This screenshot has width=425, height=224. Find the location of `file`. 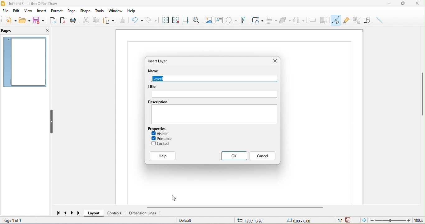

file is located at coordinates (5, 11).